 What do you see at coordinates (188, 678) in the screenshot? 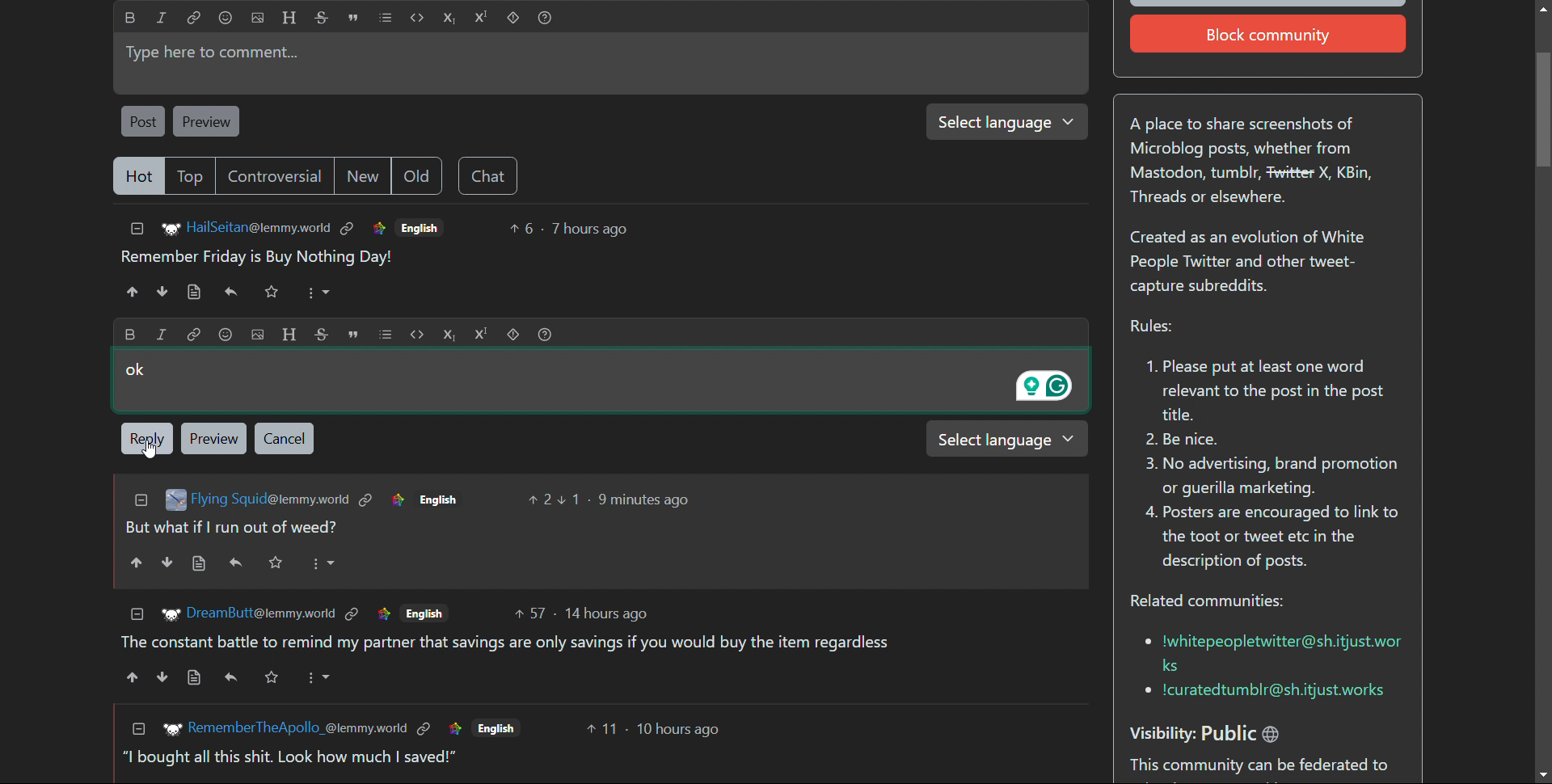
I see `view source` at bounding box center [188, 678].